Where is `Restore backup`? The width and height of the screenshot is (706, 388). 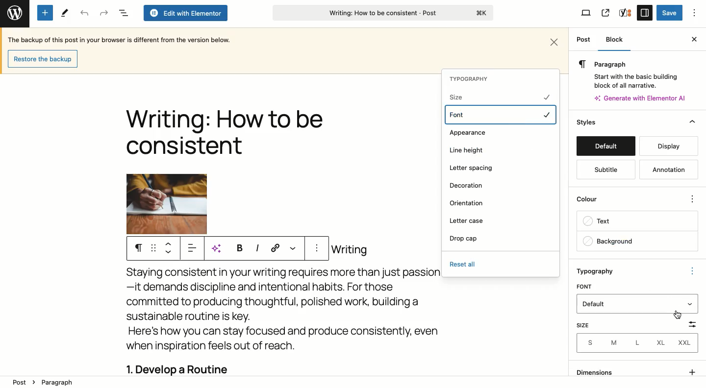 Restore backup is located at coordinates (42, 58).